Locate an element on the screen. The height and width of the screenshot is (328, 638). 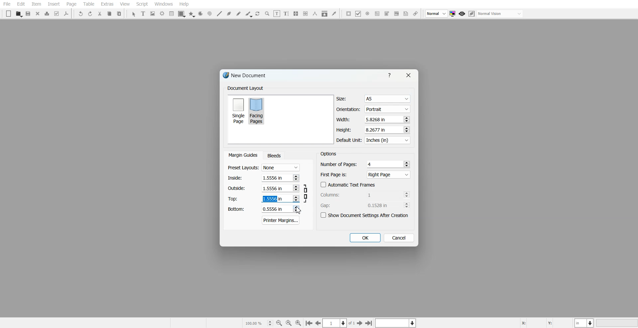
X, Y Co-ordinate is located at coordinates (546, 322).